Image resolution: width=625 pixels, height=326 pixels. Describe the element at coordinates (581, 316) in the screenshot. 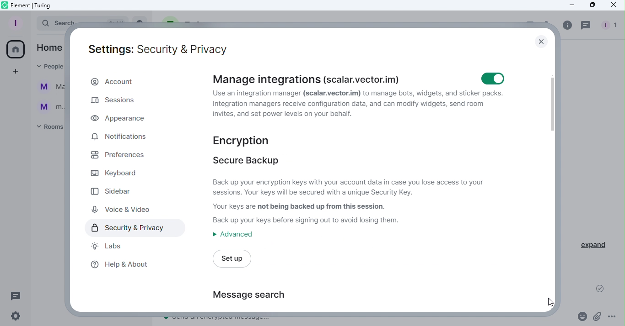

I see `Emoji` at that location.